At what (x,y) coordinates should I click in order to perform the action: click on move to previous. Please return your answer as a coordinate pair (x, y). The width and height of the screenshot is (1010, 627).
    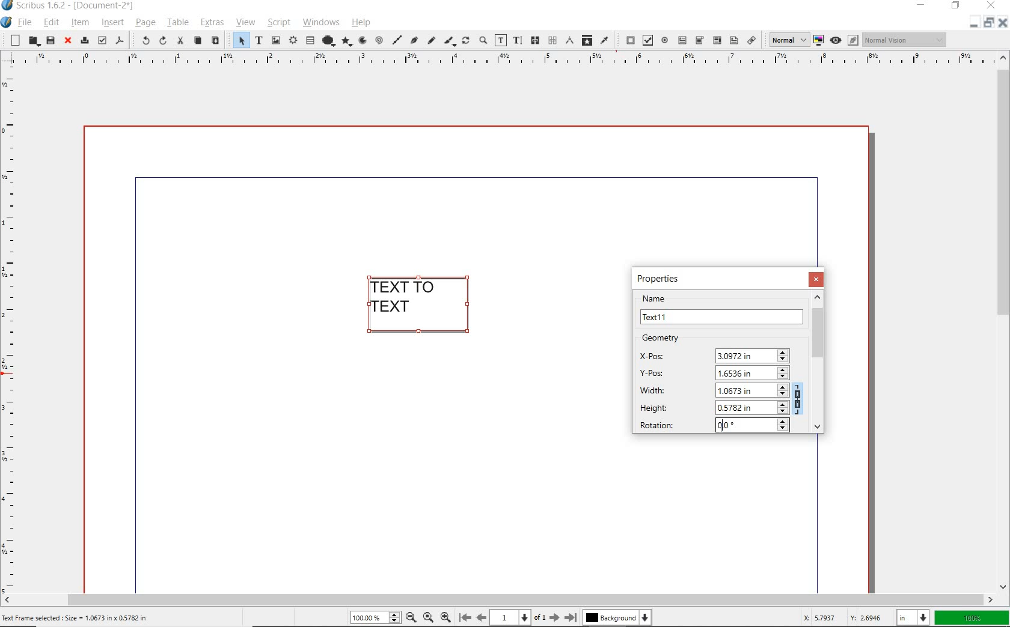
    Looking at the image, I should click on (481, 618).